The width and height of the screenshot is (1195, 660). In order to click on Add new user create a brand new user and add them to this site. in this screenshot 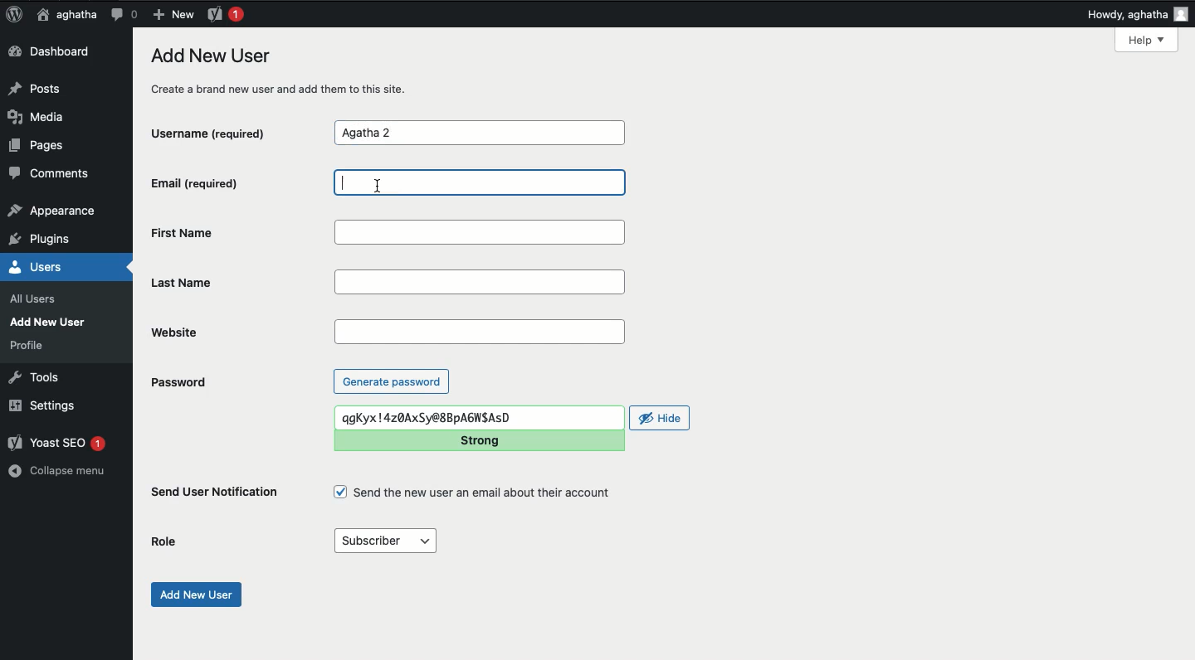, I will do `click(288, 71)`.